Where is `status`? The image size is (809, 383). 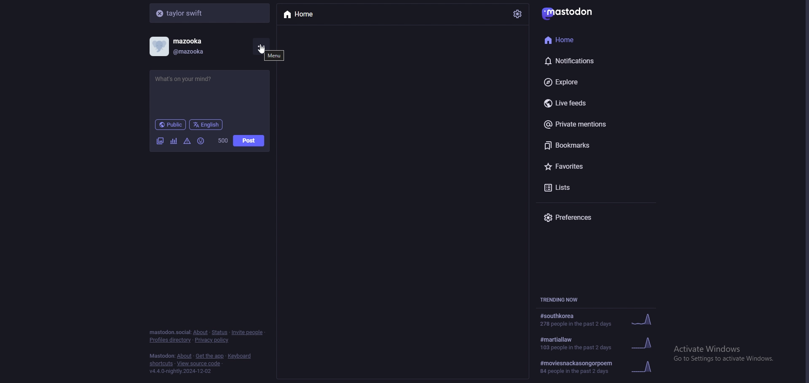
status is located at coordinates (220, 332).